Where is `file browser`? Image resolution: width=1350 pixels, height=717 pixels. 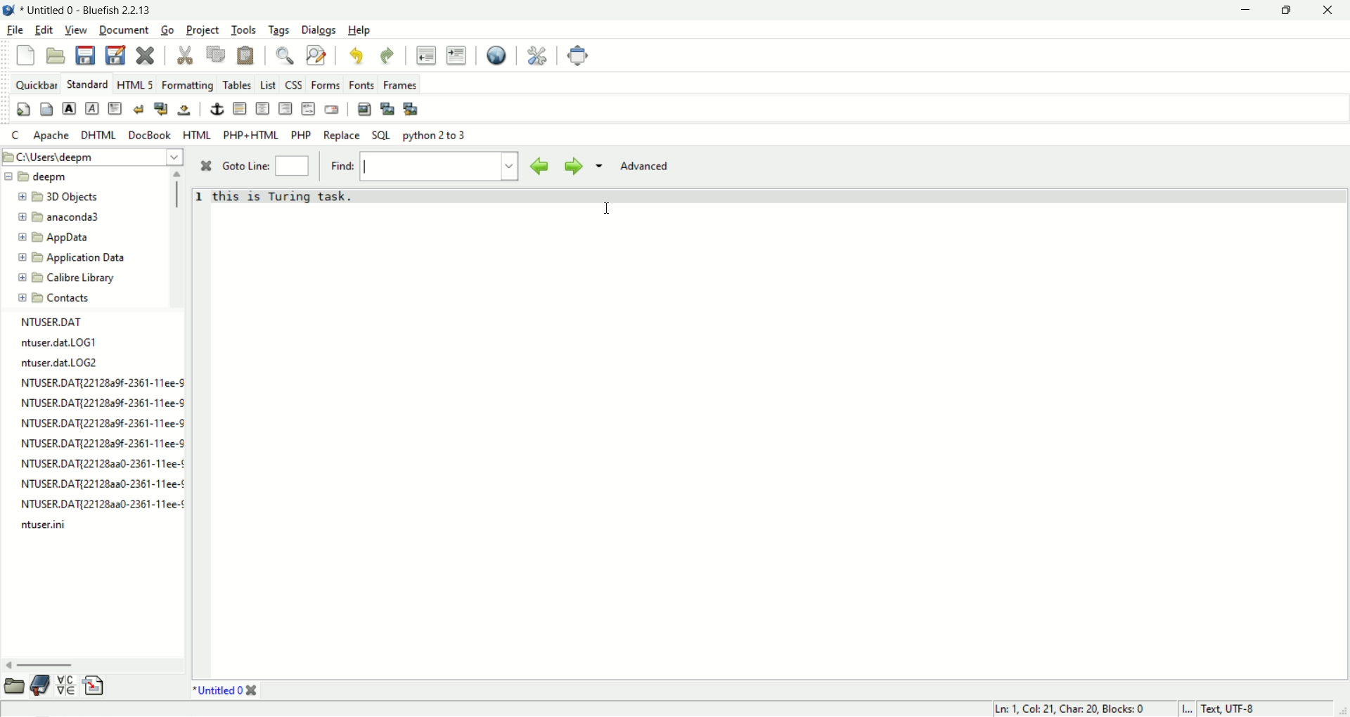
file browser is located at coordinates (13, 685).